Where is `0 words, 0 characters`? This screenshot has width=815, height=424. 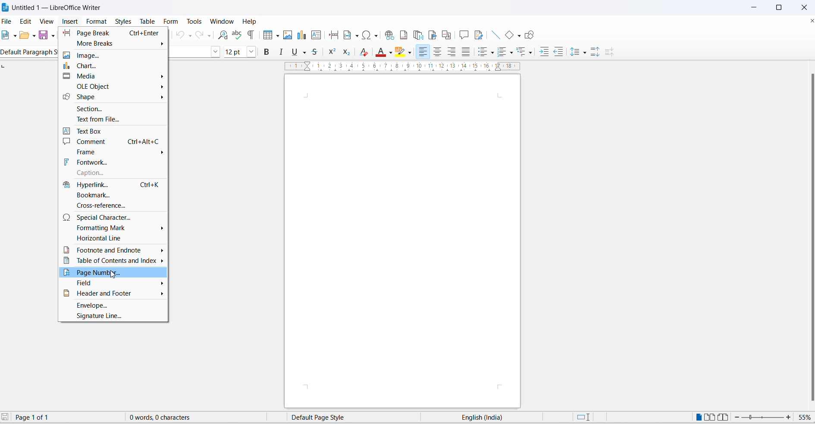
0 words, 0 characters is located at coordinates (168, 418).